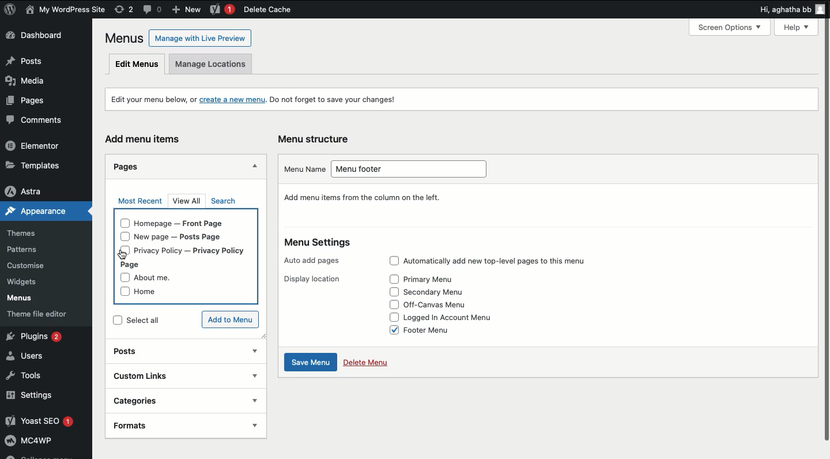  What do you see at coordinates (41, 37) in the screenshot?
I see `Dashboard` at bounding box center [41, 37].